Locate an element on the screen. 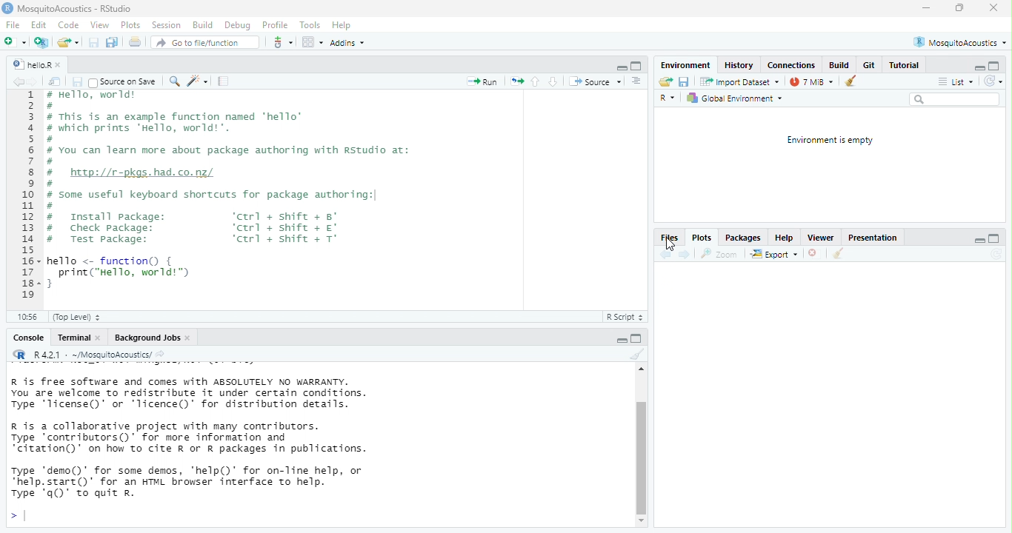 Image resolution: width=1012 pixels, height=533 pixels.  Global Environment  is located at coordinates (738, 99).